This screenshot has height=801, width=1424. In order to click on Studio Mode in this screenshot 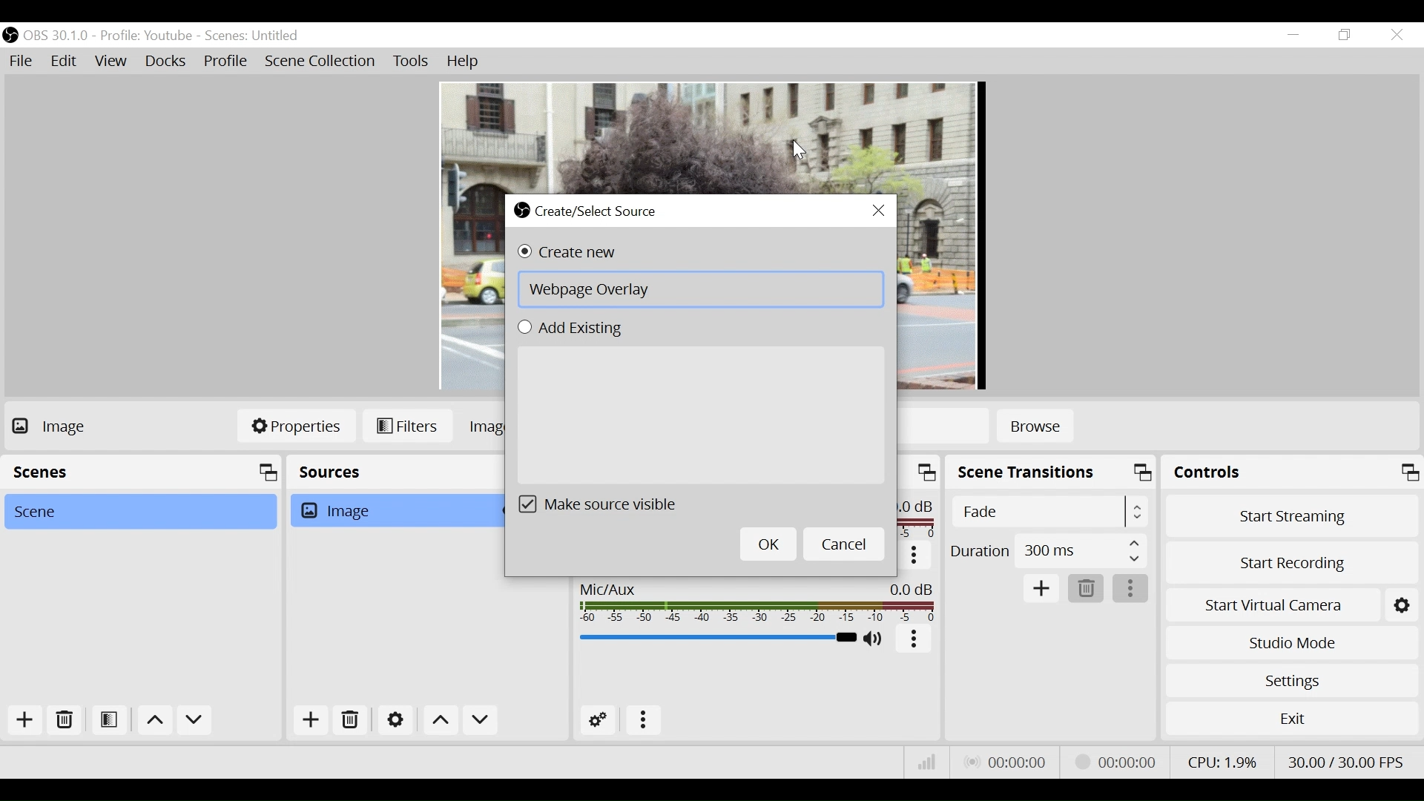, I will do `click(1292, 643)`.